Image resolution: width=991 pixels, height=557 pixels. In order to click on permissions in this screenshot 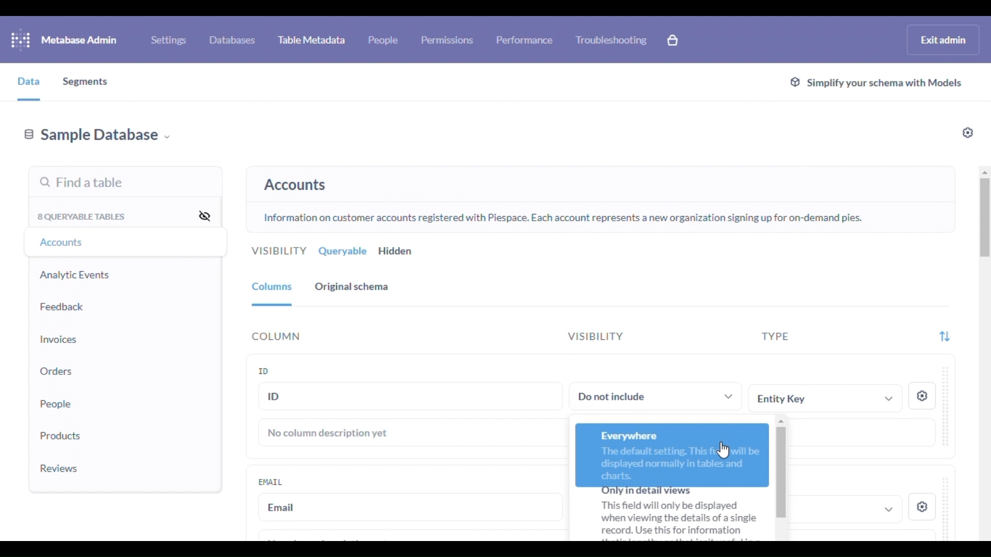, I will do `click(448, 40)`.